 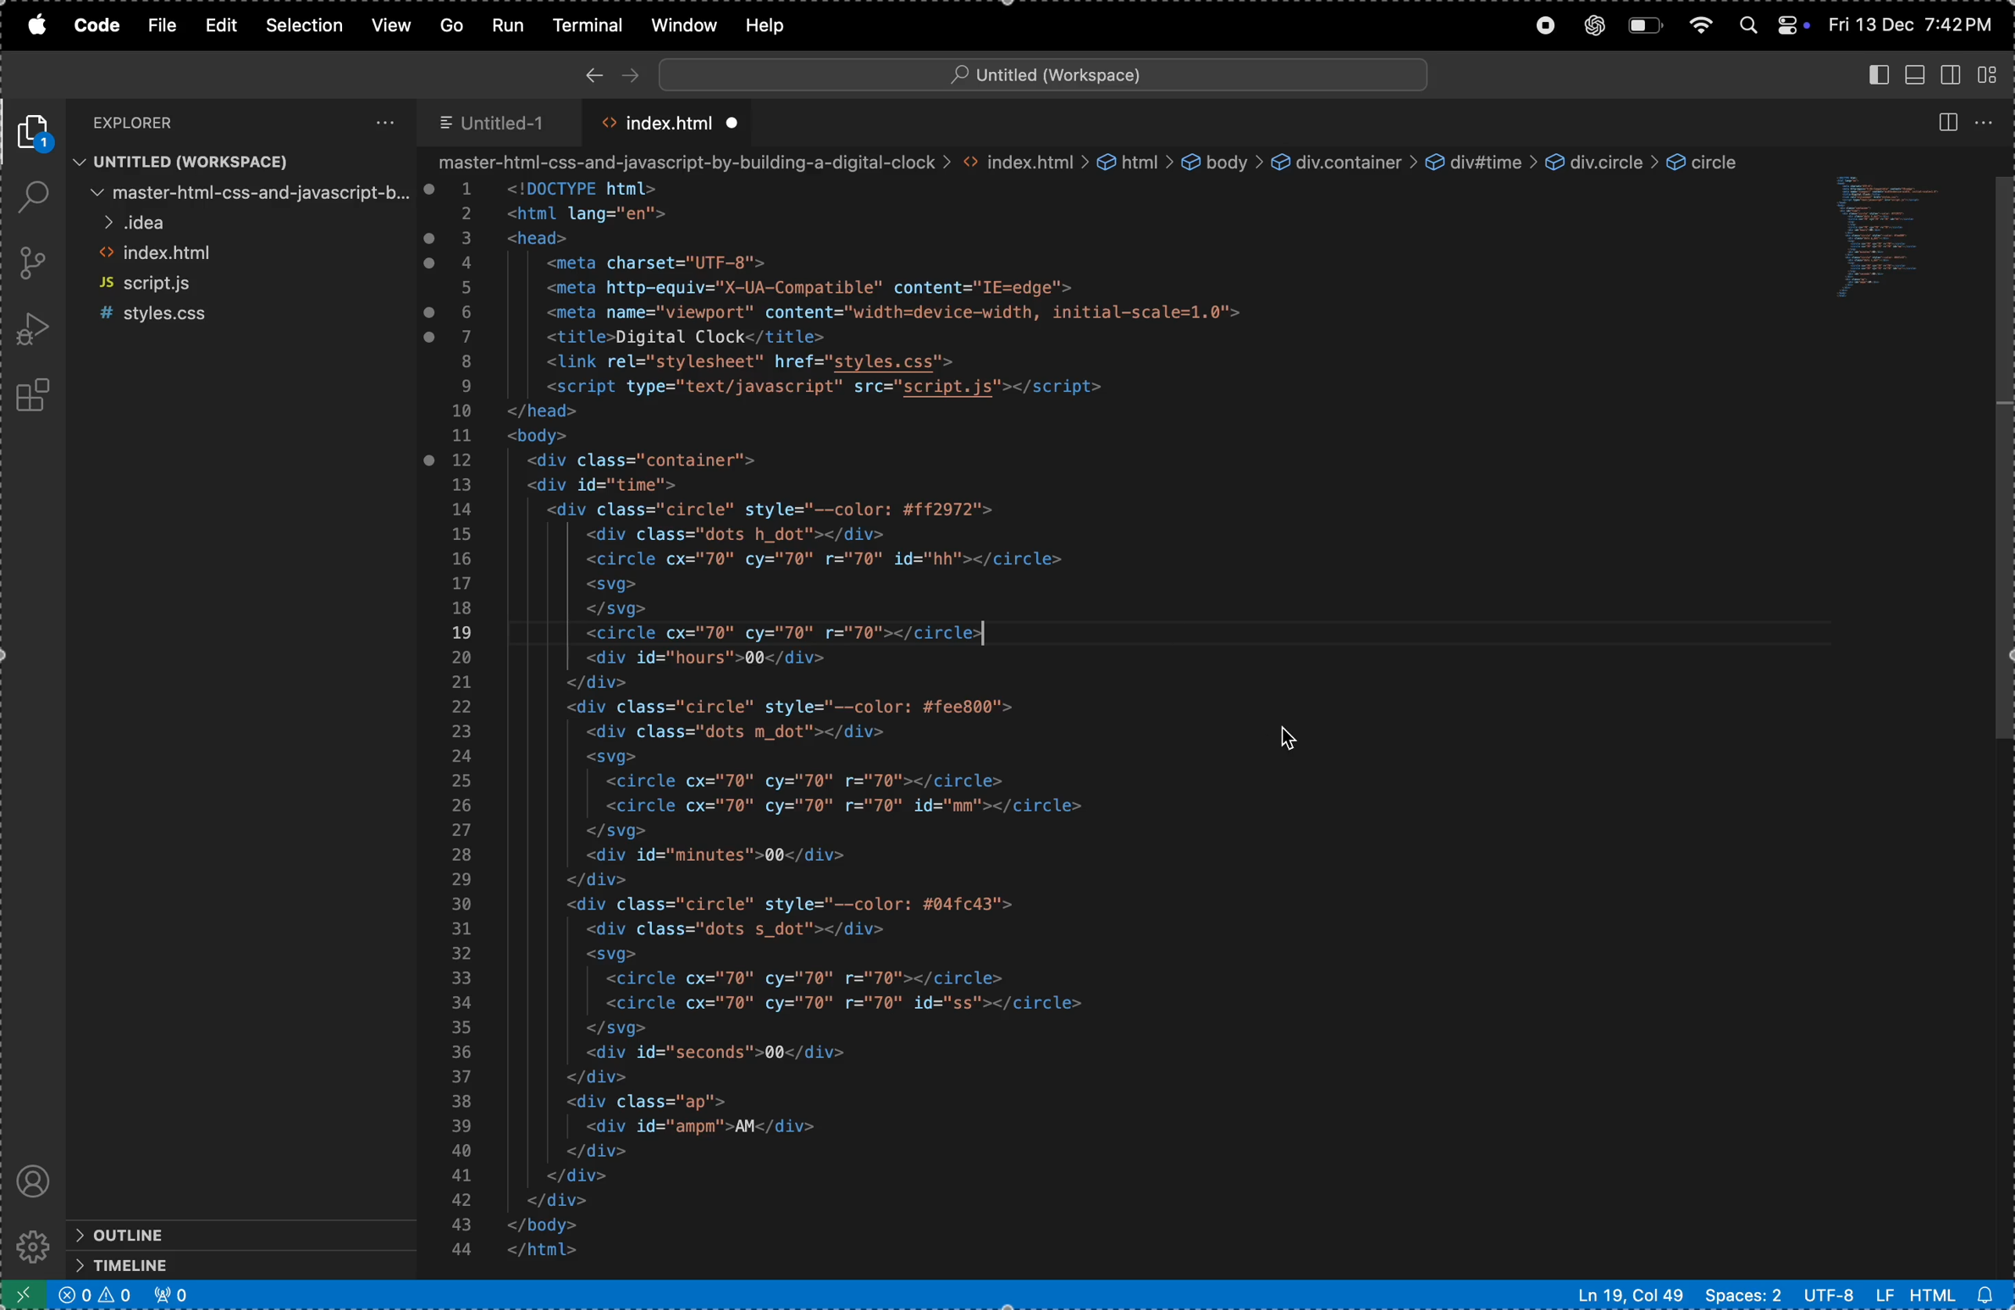 I want to click on timeline, so click(x=208, y=1265).